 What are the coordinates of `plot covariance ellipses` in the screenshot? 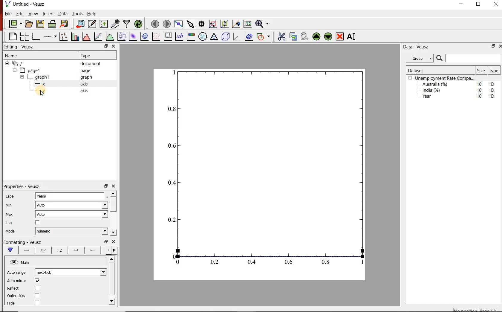 It's located at (249, 36).